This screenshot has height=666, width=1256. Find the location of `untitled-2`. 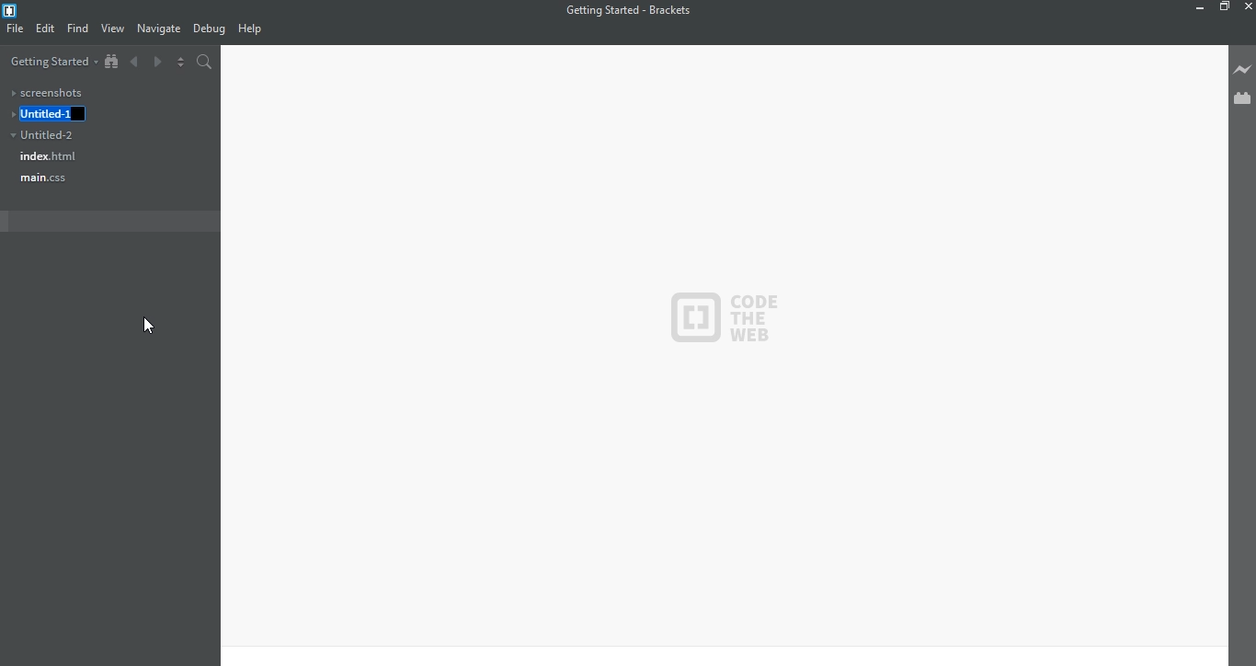

untitled-2 is located at coordinates (51, 135).